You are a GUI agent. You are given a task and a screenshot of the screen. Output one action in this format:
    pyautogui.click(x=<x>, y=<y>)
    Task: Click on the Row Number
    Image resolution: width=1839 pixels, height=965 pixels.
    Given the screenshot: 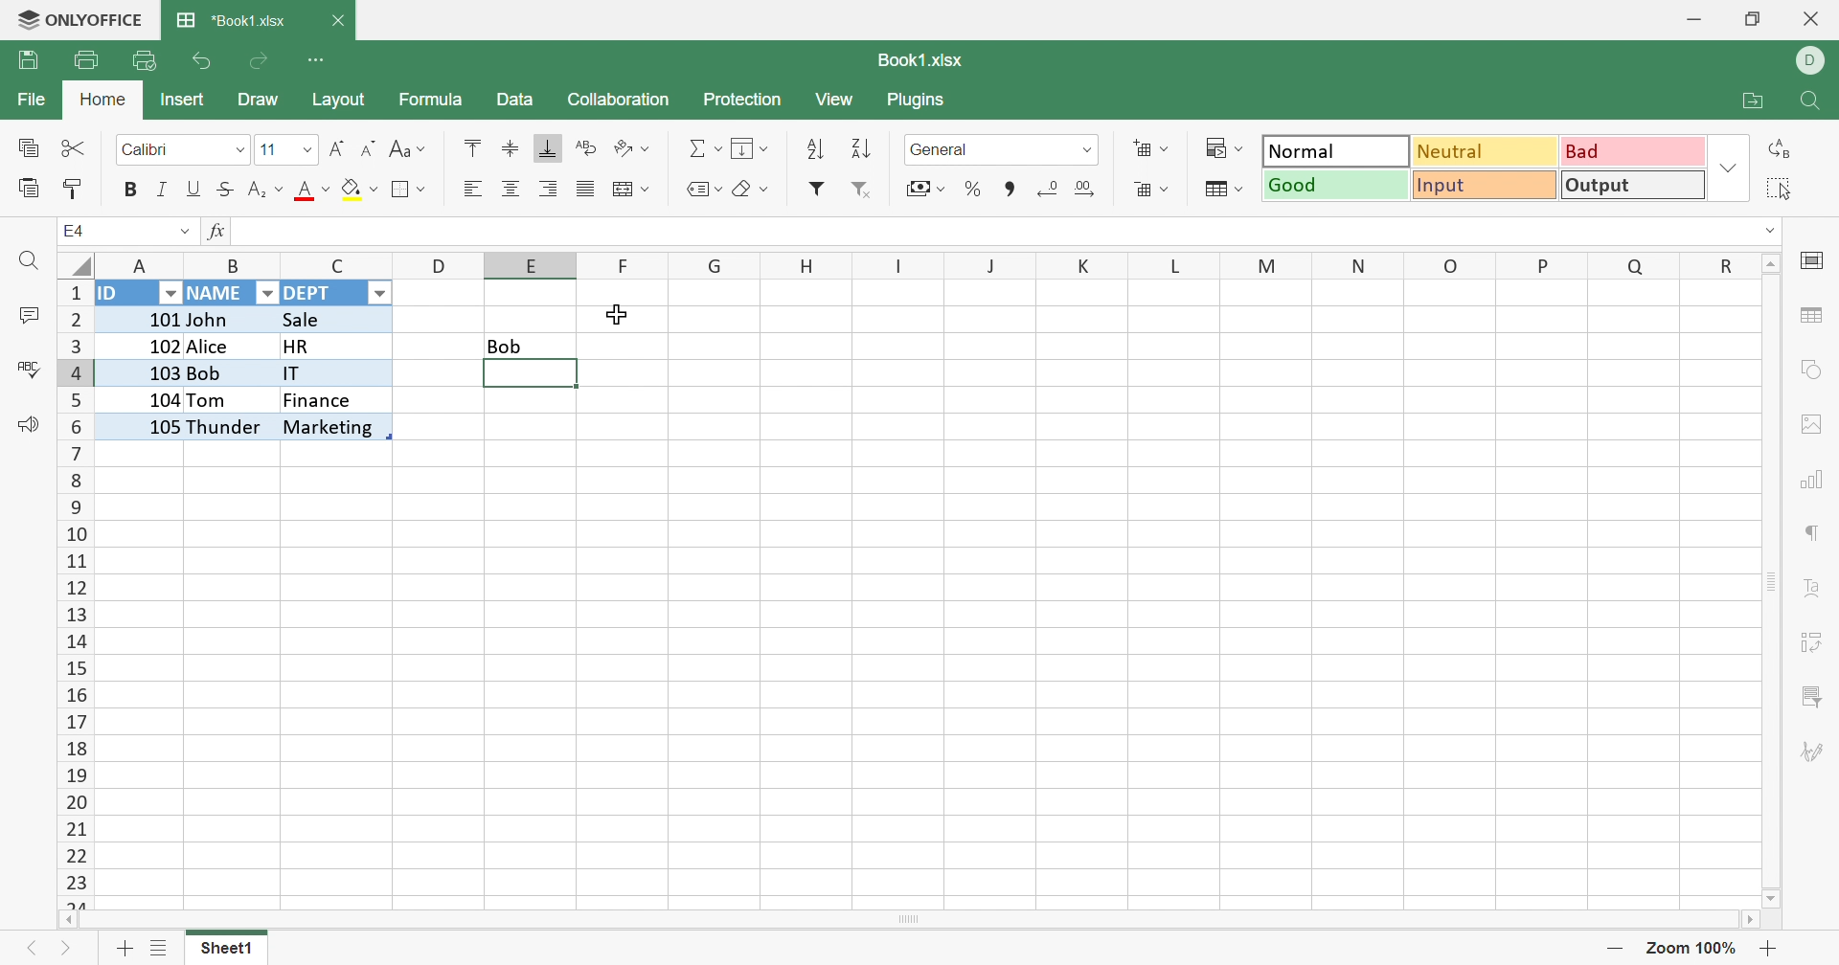 What is the action you would take?
    pyautogui.click(x=73, y=594)
    